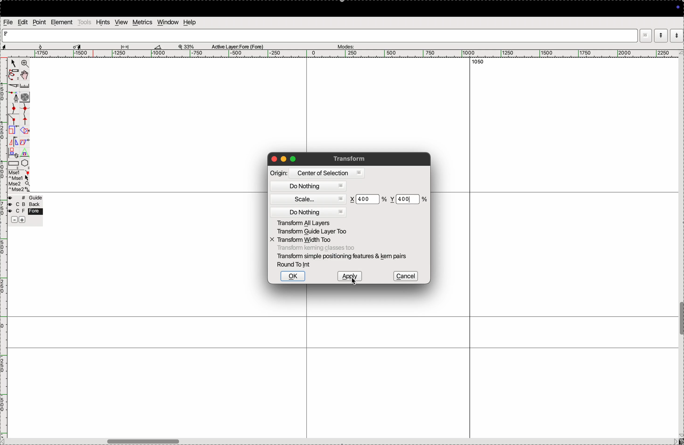  What do you see at coordinates (28, 86) in the screenshot?
I see `ruler` at bounding box center [28, 86].